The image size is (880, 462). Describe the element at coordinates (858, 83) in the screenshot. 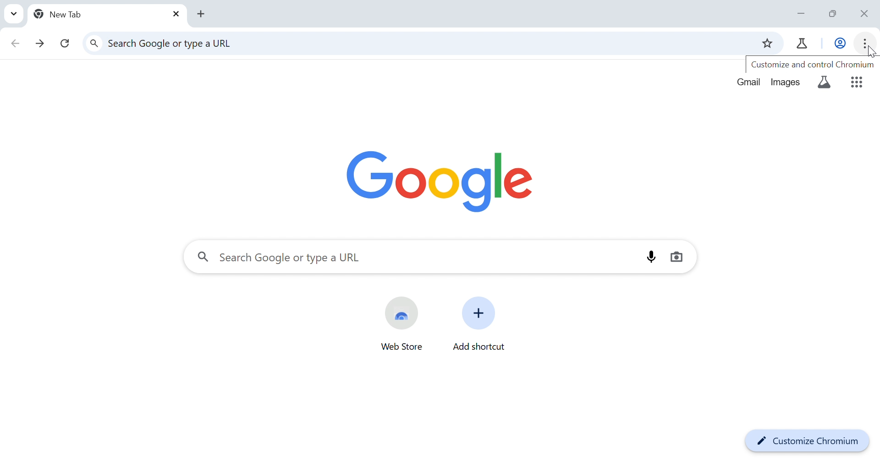

I see `Google apps` at that location.